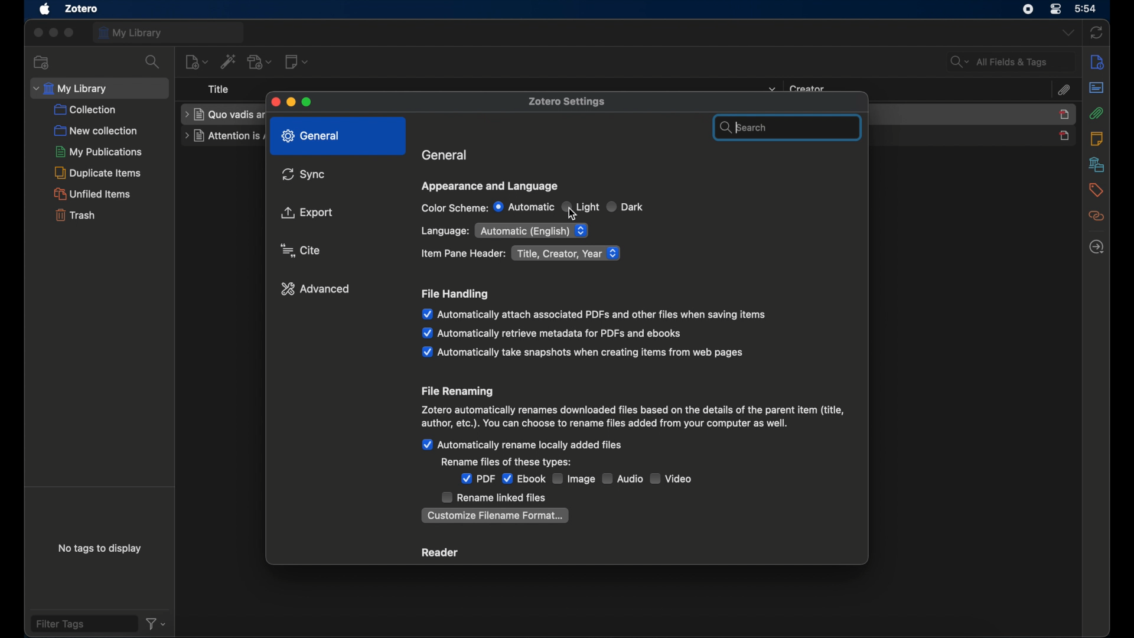  Describe the element at coordinates (1096, 113) in the screenshot. I see `attachements` at that location.